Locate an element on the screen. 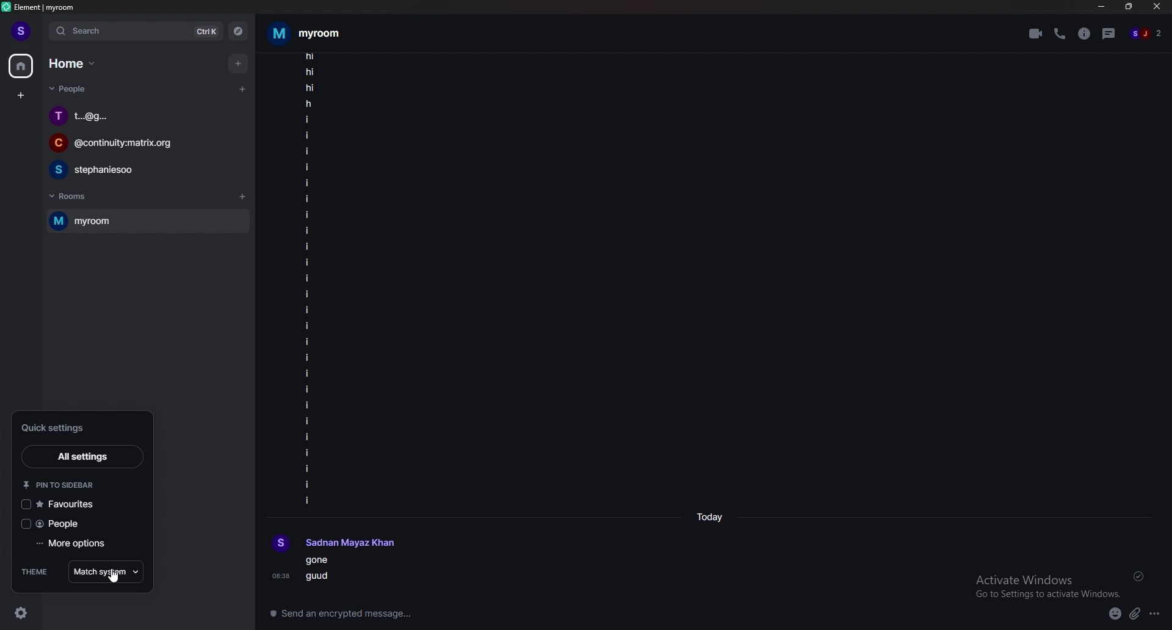 This screenshot has width=1172, height=630. texts is located at coordinates (322, 571).